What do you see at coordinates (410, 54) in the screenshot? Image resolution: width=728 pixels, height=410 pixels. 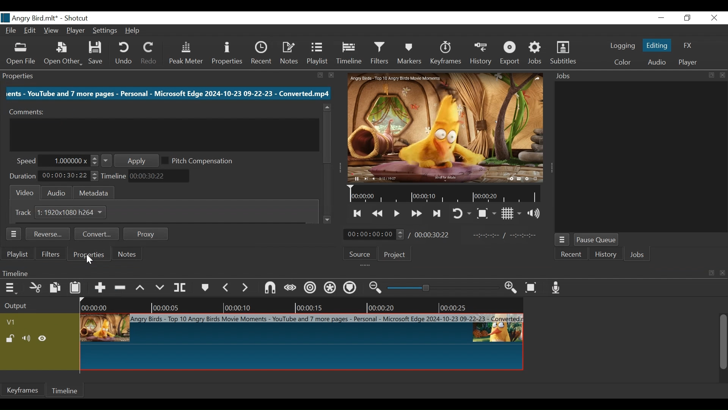 I see `Markers` at bounding box center [410, 54].